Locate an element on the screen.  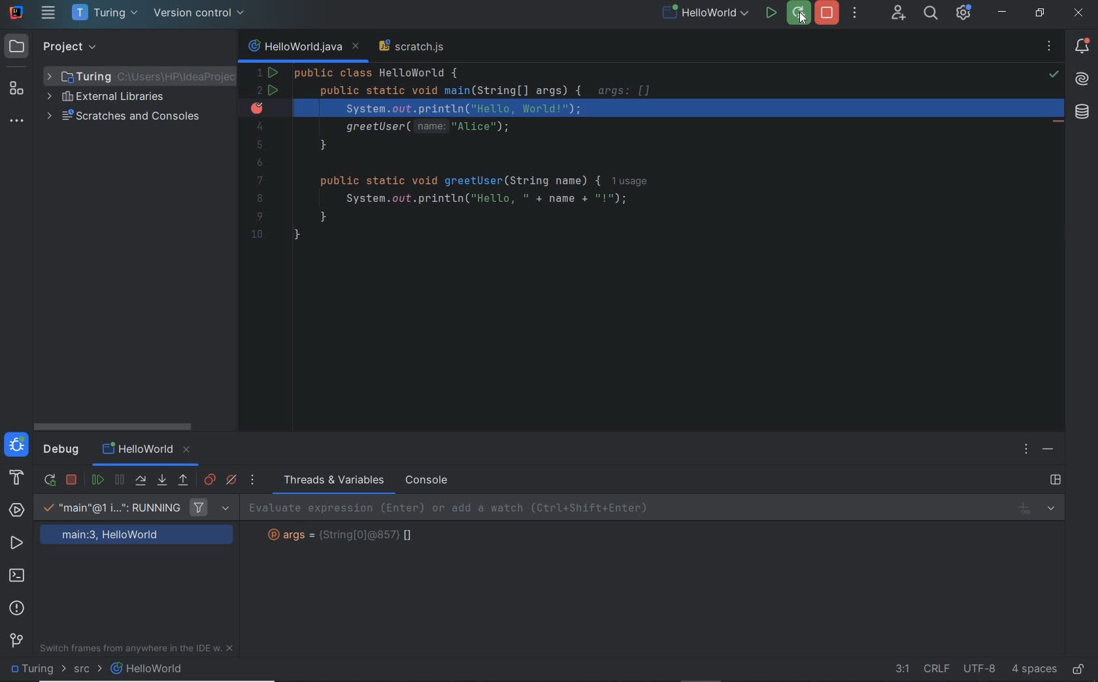
external libraries is located at coordinates (107, 98).